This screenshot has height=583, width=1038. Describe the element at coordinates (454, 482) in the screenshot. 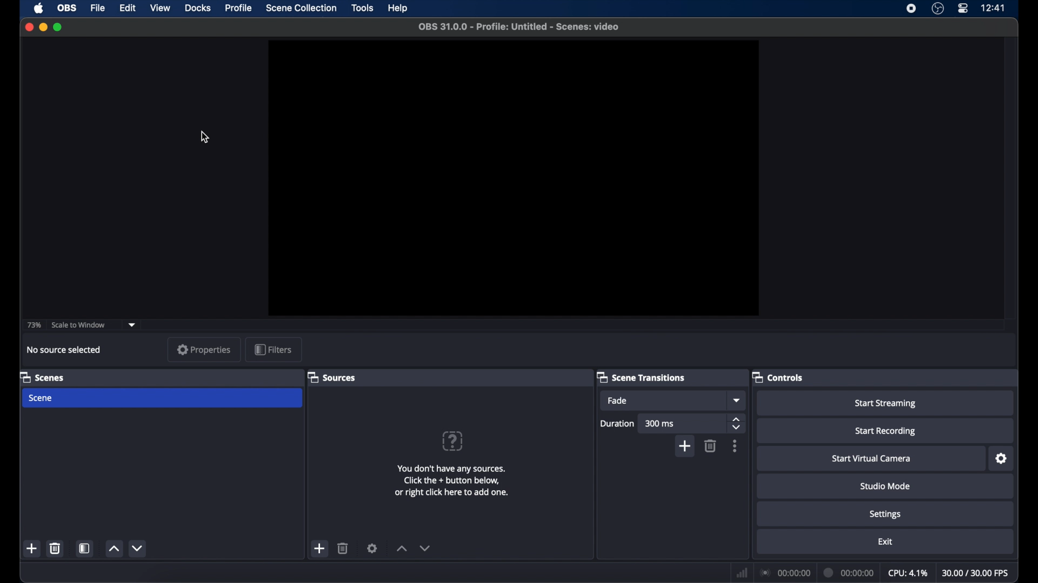

I see `You don't have any sources.
Click the + button below,
or right click here to add one.` at that location.